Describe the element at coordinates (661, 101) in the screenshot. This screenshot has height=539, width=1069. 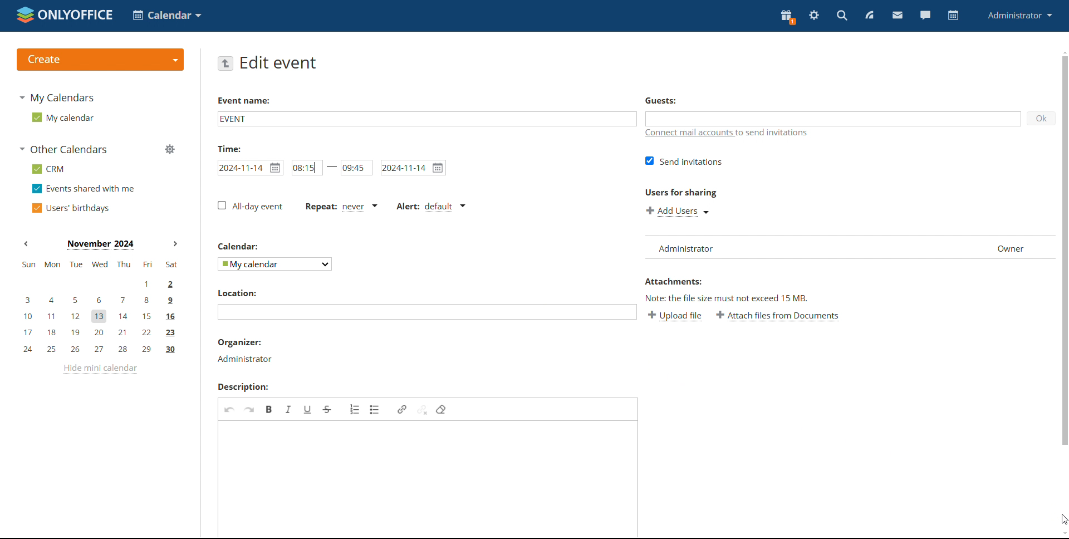
I see `guests` at that location.